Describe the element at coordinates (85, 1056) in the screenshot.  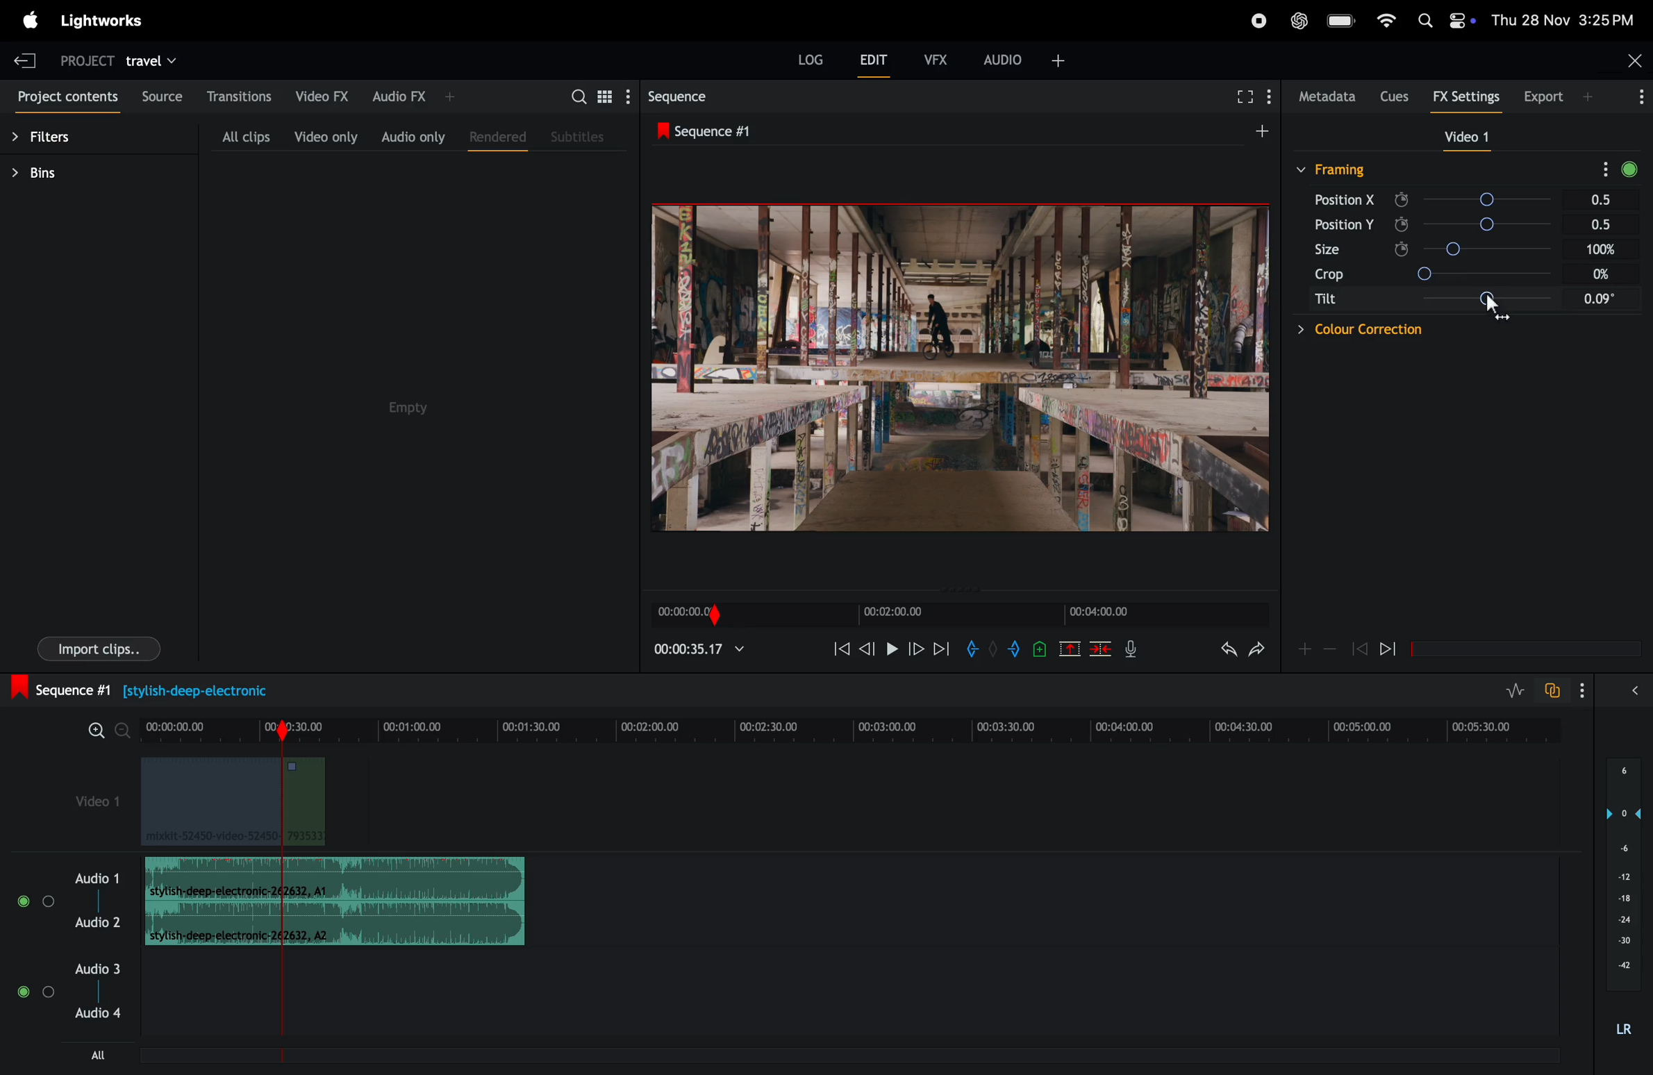
I see `all` at that location.